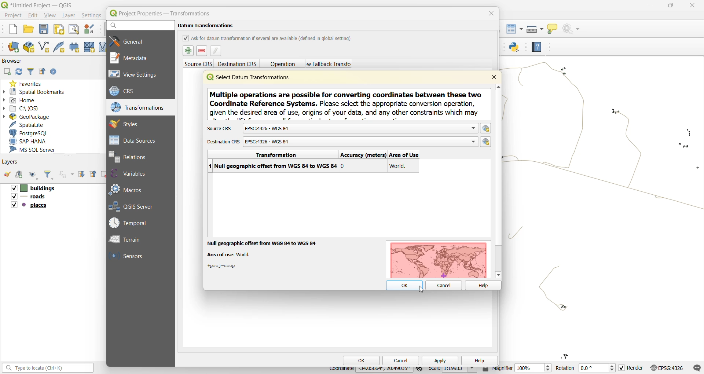  What do you see at coordinates (29, 46) in the screenshot?
I see `new geopackage` at bounding box center [29, 46].